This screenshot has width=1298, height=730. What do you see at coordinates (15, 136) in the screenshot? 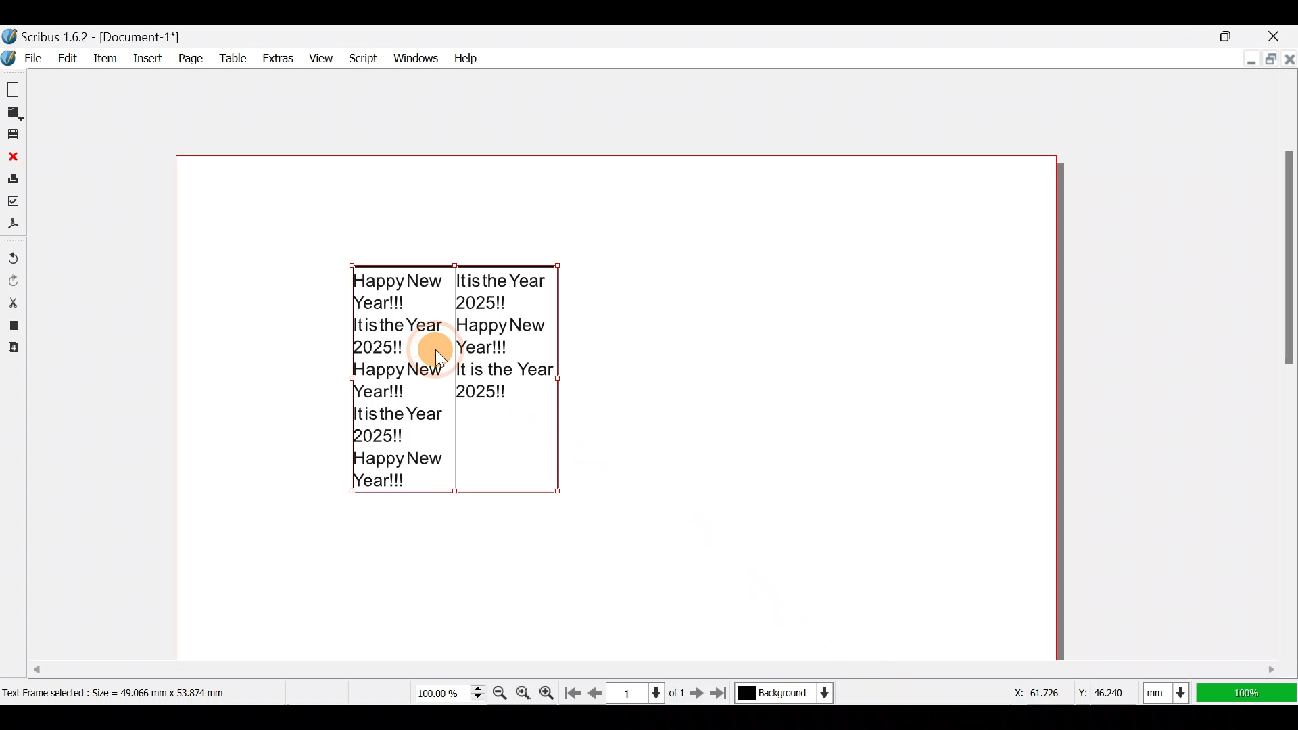
I see `Save` at bounding box center [15, 136].